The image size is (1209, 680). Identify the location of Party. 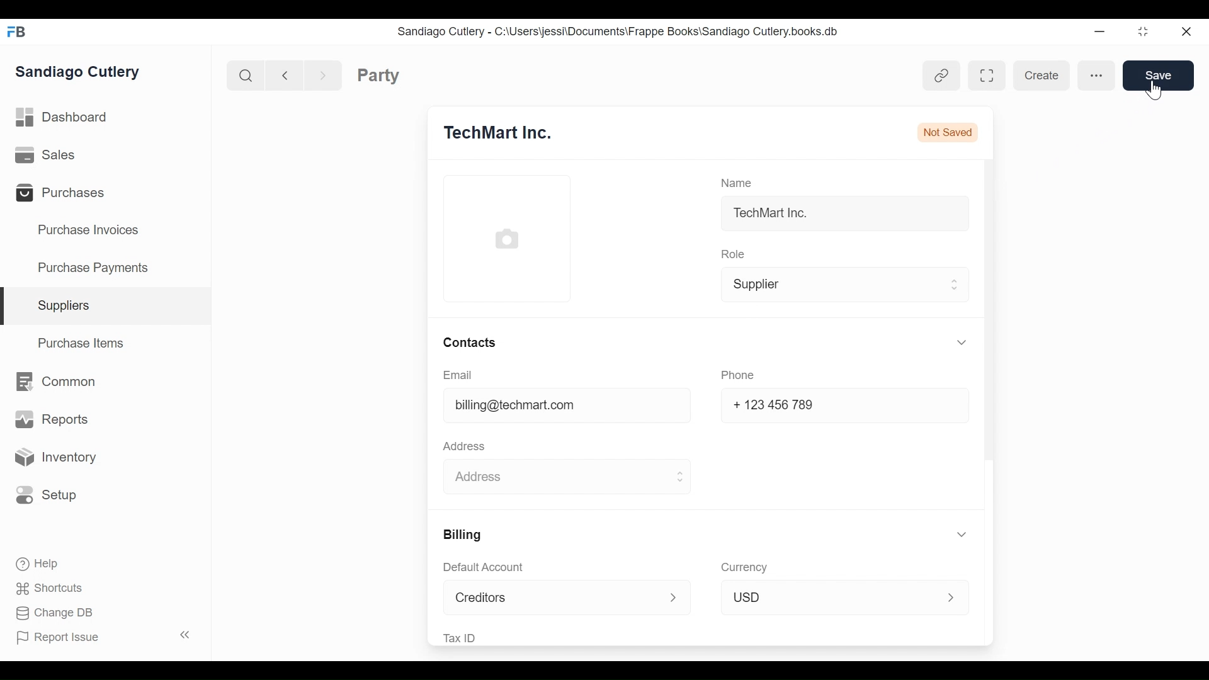
(400, 76).